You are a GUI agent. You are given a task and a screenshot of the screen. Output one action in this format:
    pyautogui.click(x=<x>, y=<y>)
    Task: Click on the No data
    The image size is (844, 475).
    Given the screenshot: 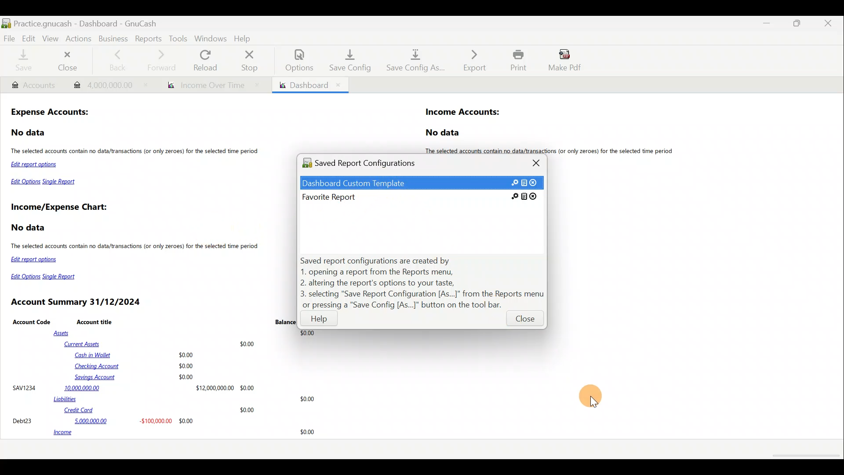 What is the action you would take?
    pyautogui.click(x=29, y=228)
    